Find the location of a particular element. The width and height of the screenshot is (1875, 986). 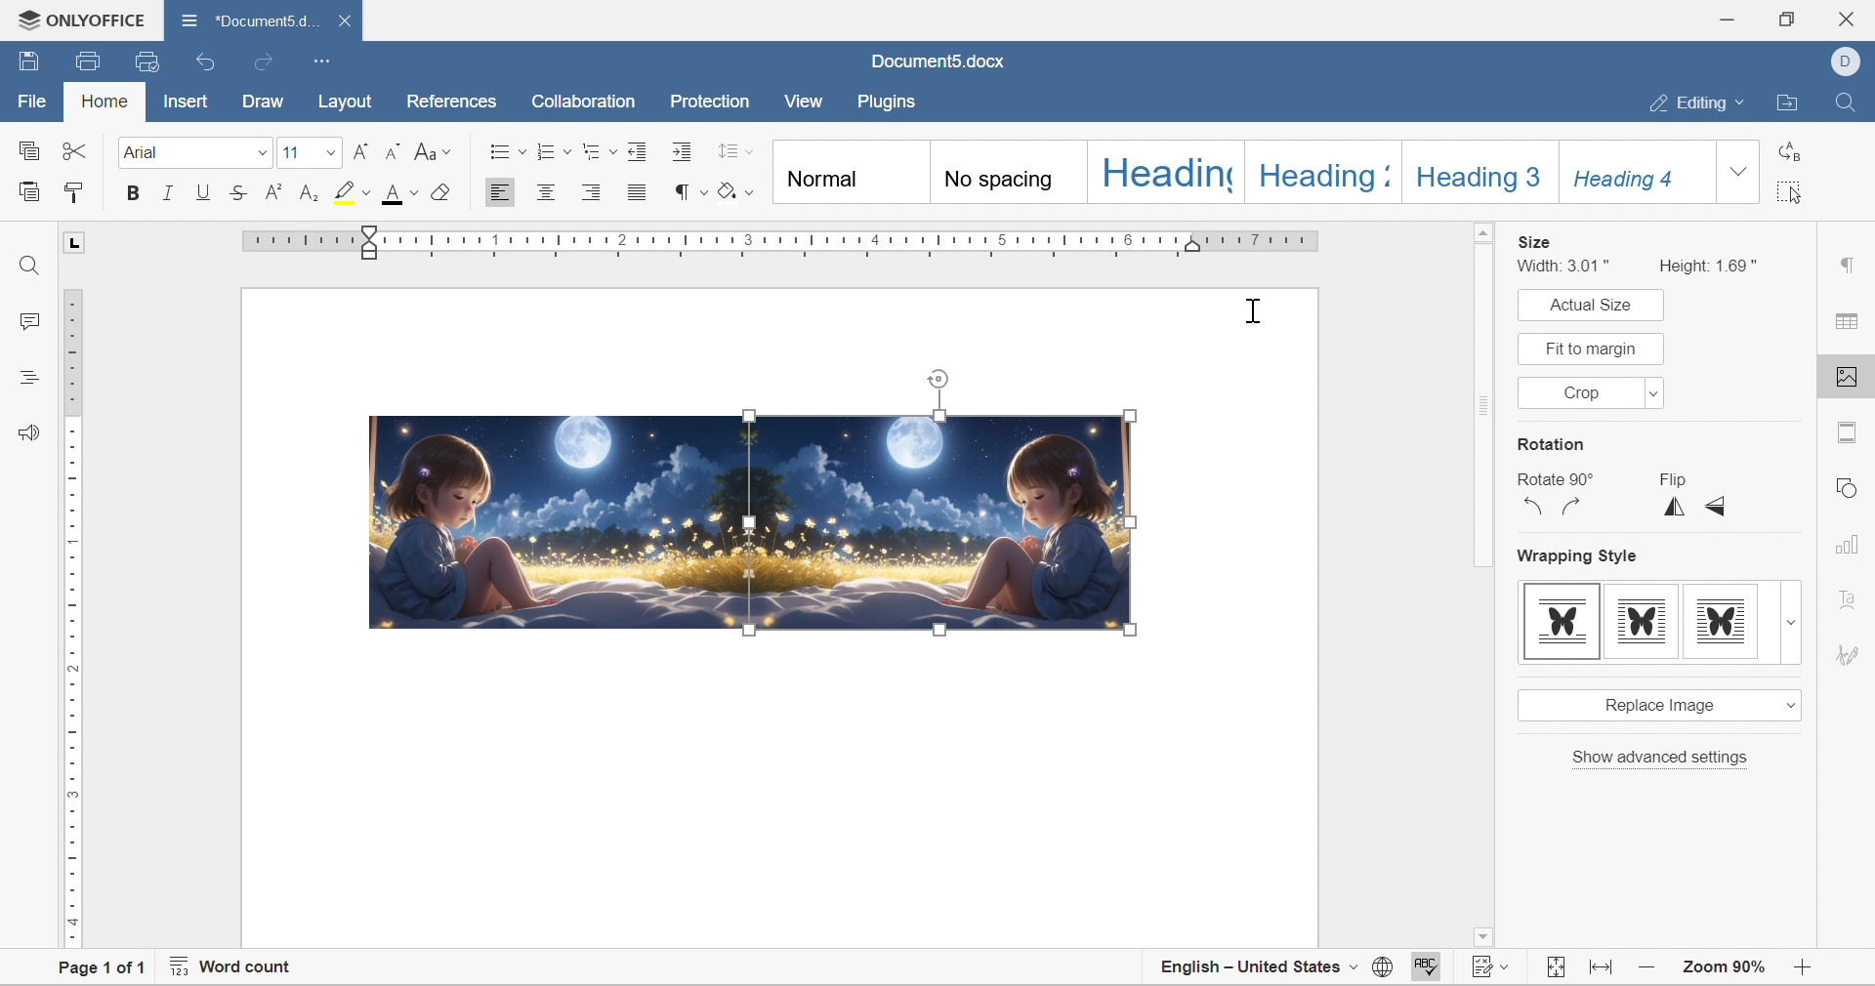

redo is located at coordinates (267, 63).